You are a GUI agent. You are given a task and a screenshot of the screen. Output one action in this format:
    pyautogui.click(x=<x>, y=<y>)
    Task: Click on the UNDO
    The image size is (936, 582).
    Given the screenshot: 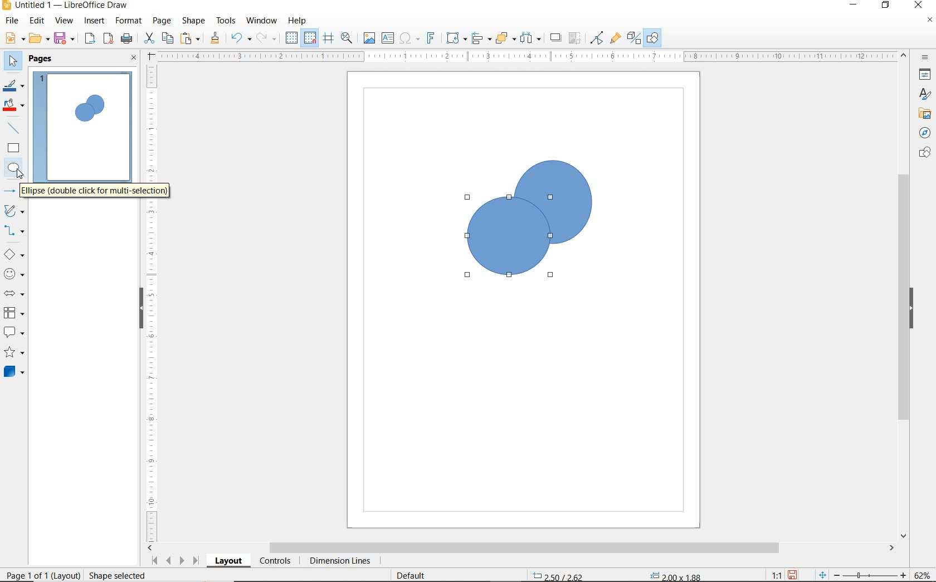 What is the action you would take?
    pyautogui.click(x=241, y=39)
    